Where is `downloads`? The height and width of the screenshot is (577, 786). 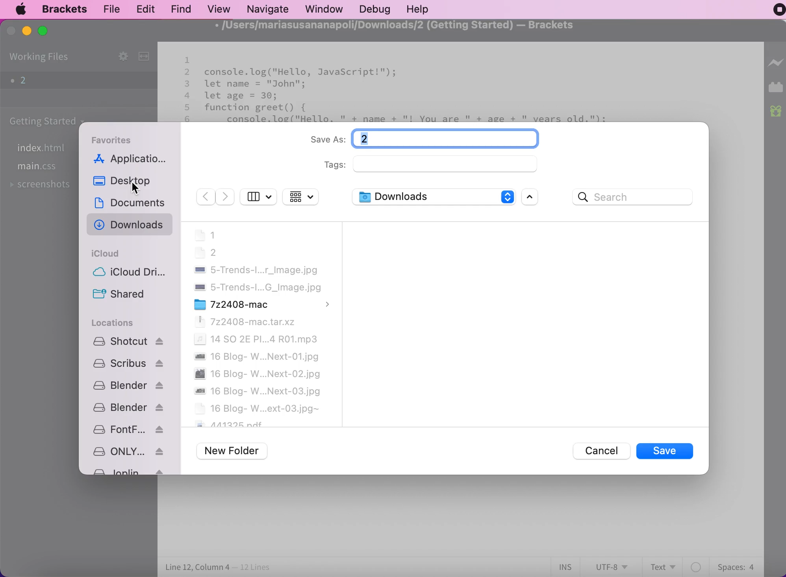
downloads is located at coordinates (130, 225).